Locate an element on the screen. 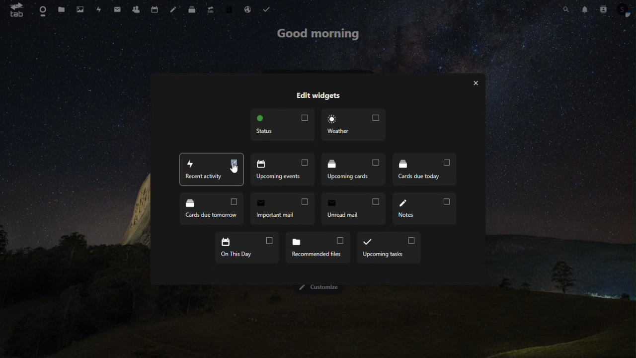   Customize is located at coordinates (321, 287).